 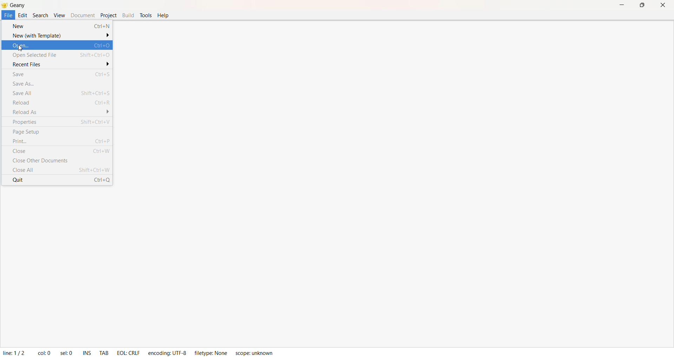 I want to click on Close, so click(x=62, y=151).